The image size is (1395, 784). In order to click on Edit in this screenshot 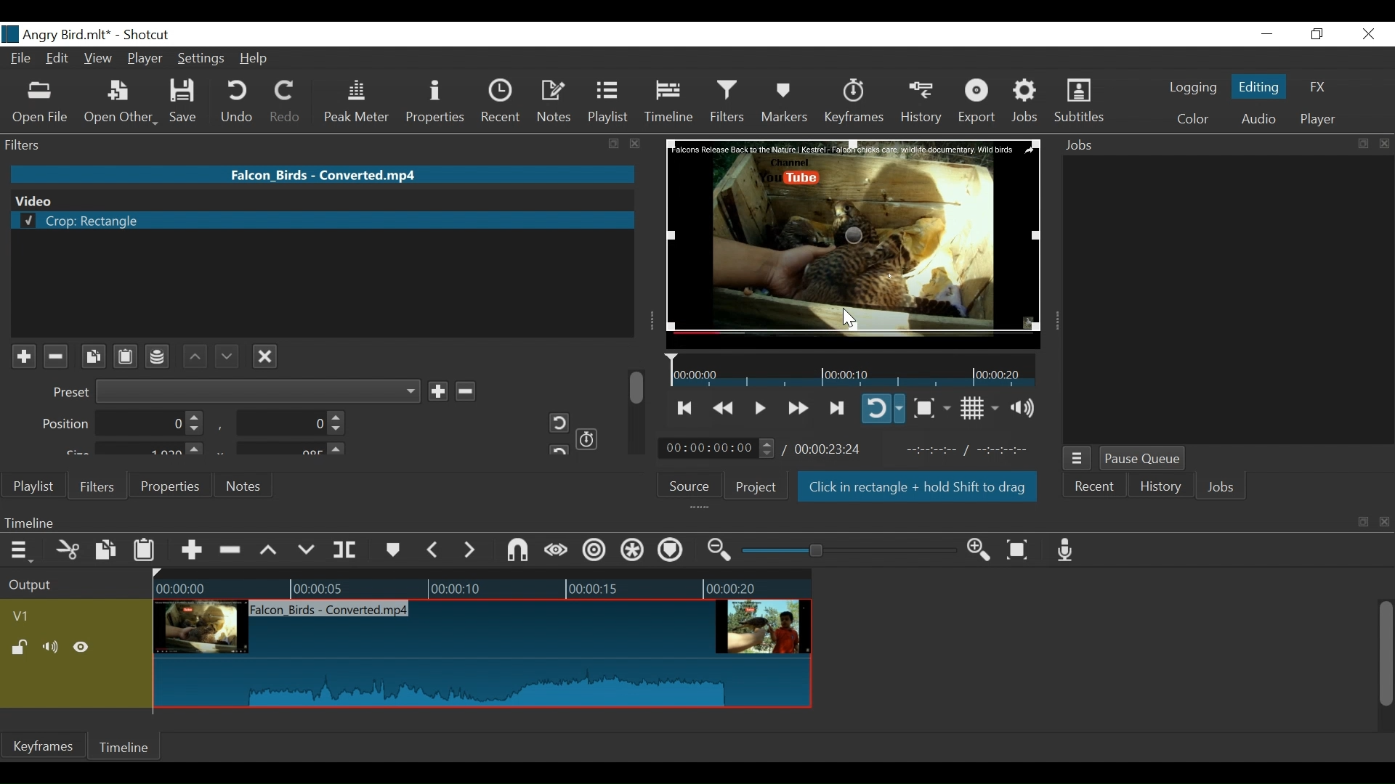, I will do `click(60, 60)`.